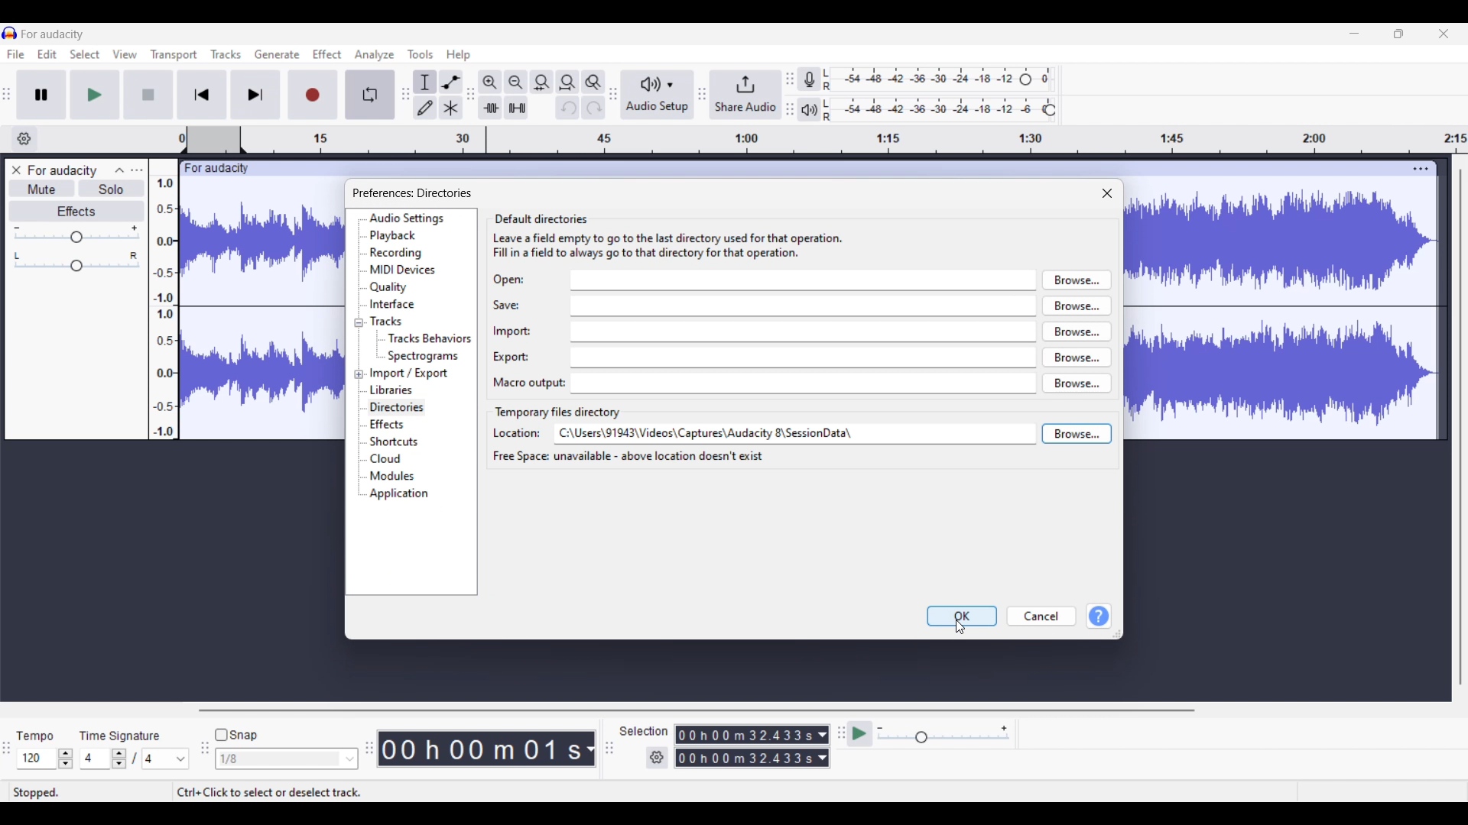  Describe the element at coordinates (1399, 34) in the screenshot. I see `Show in smaller tab` at that location.